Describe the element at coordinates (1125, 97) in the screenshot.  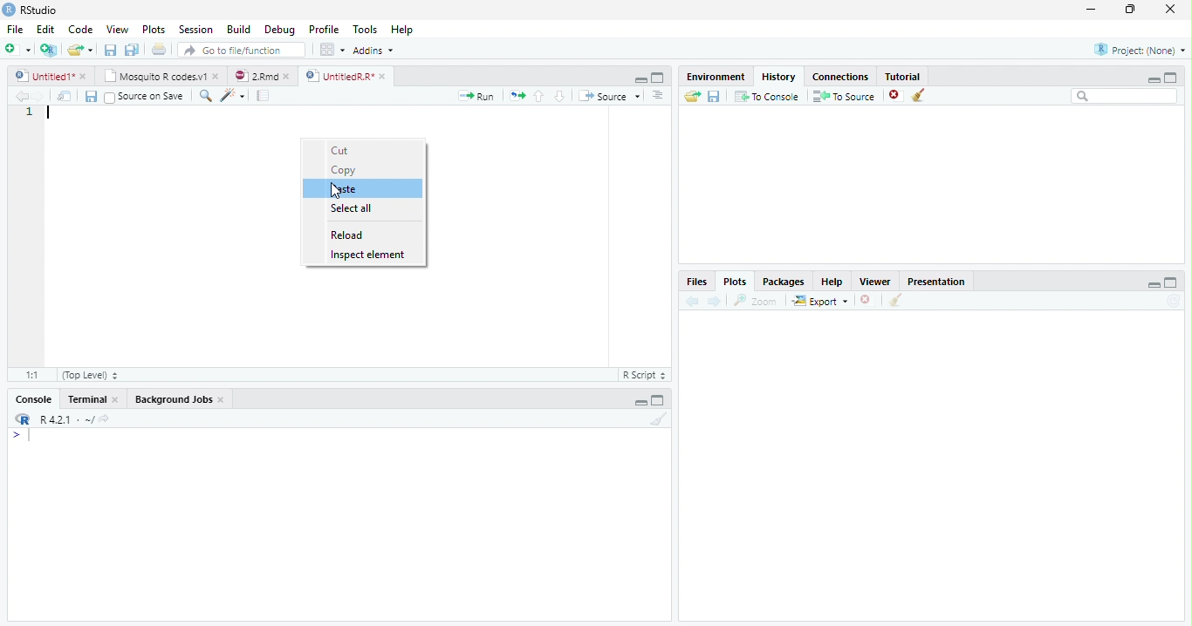
I see `Search` at that location.